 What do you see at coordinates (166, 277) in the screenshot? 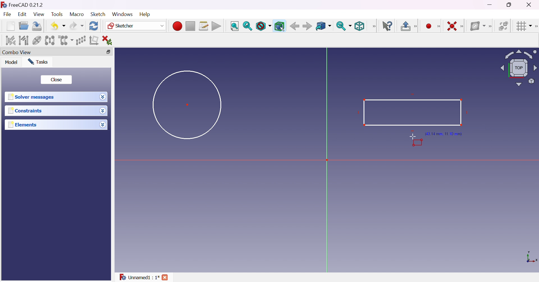
I see `close` at bounding box center [166, 277].